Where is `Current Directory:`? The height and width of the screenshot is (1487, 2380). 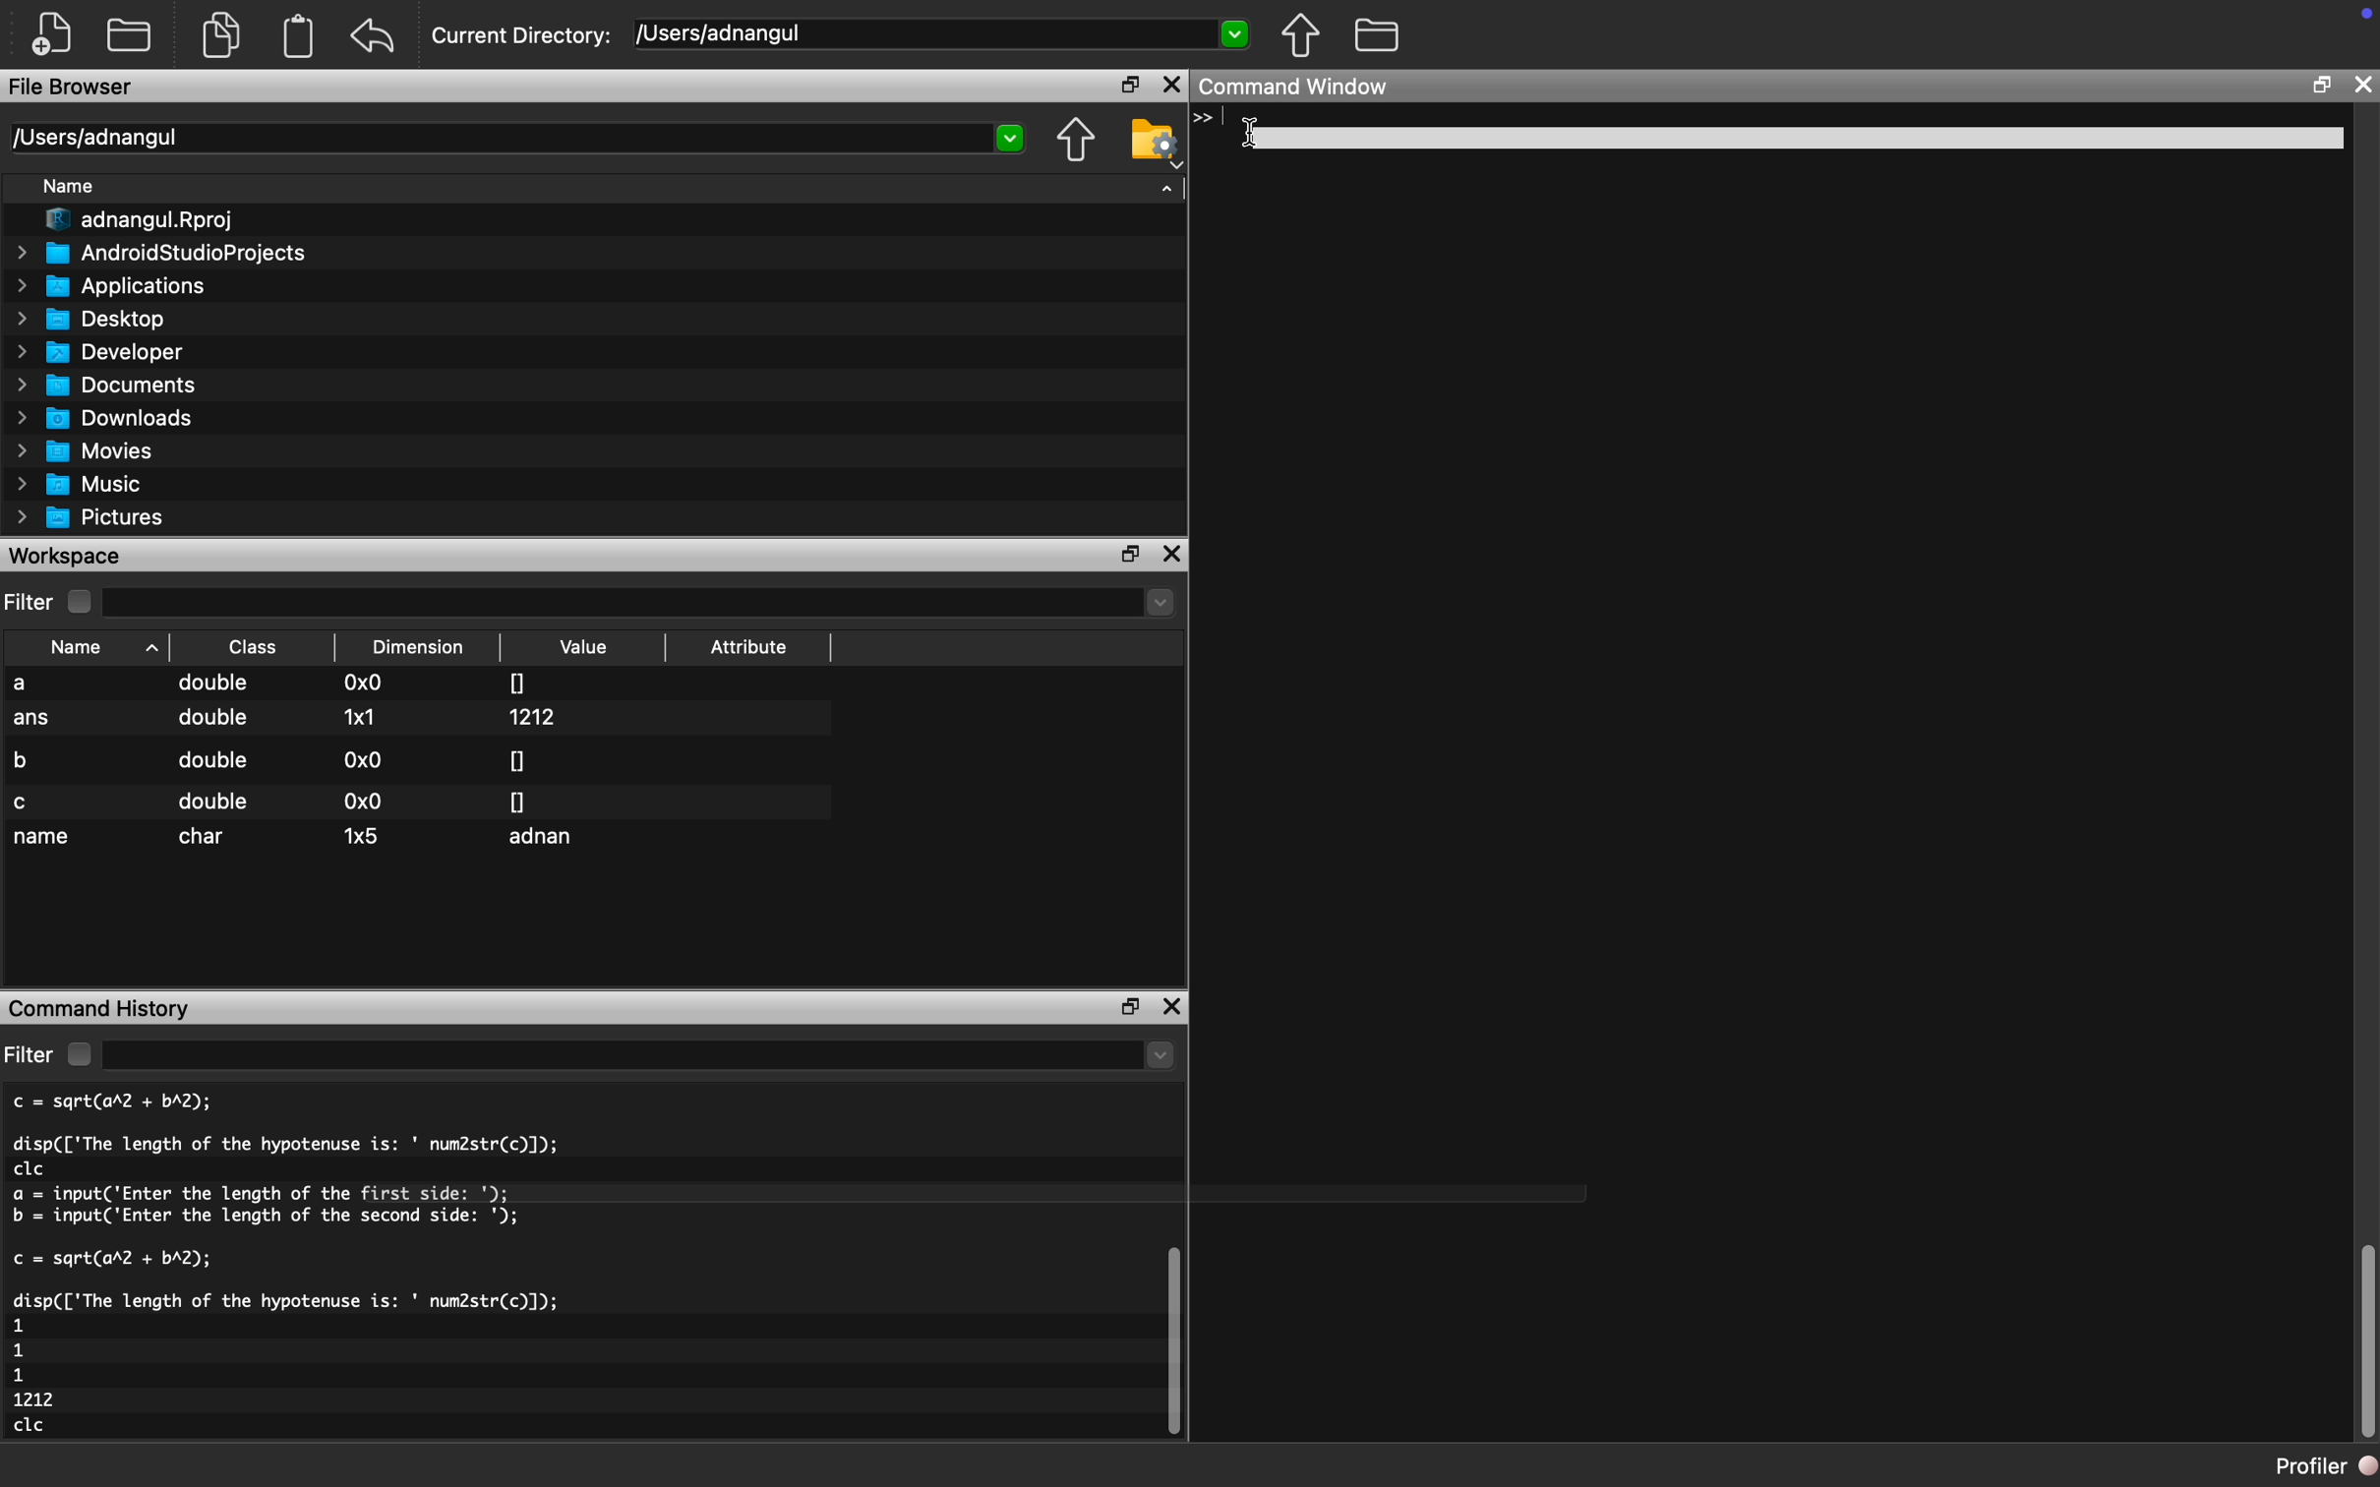
Current Directory: is located at coordinates (523, 38).